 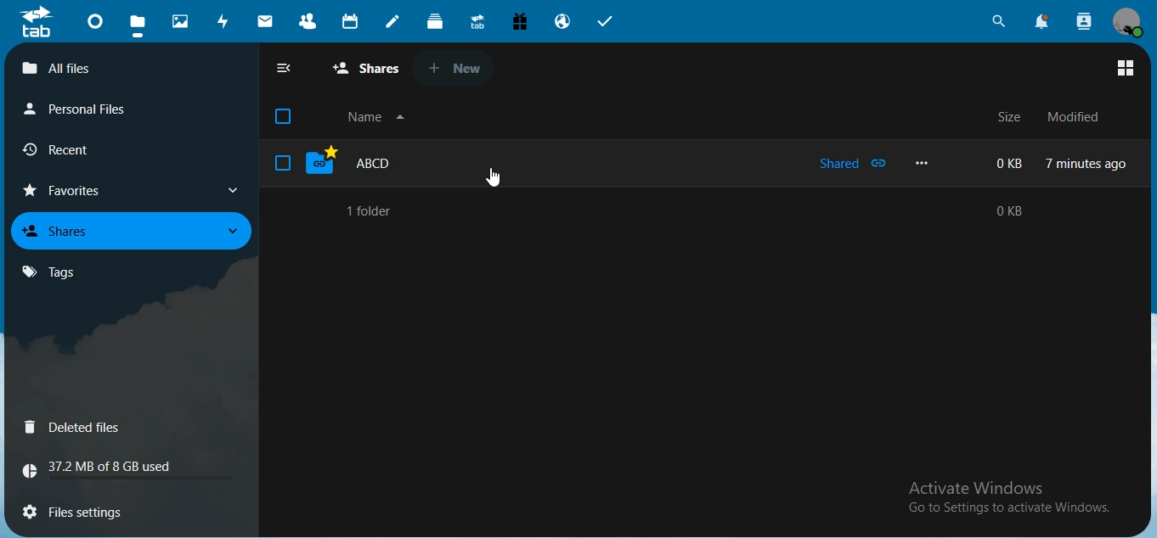 I want to click on shares, so click(x=64, y=230).